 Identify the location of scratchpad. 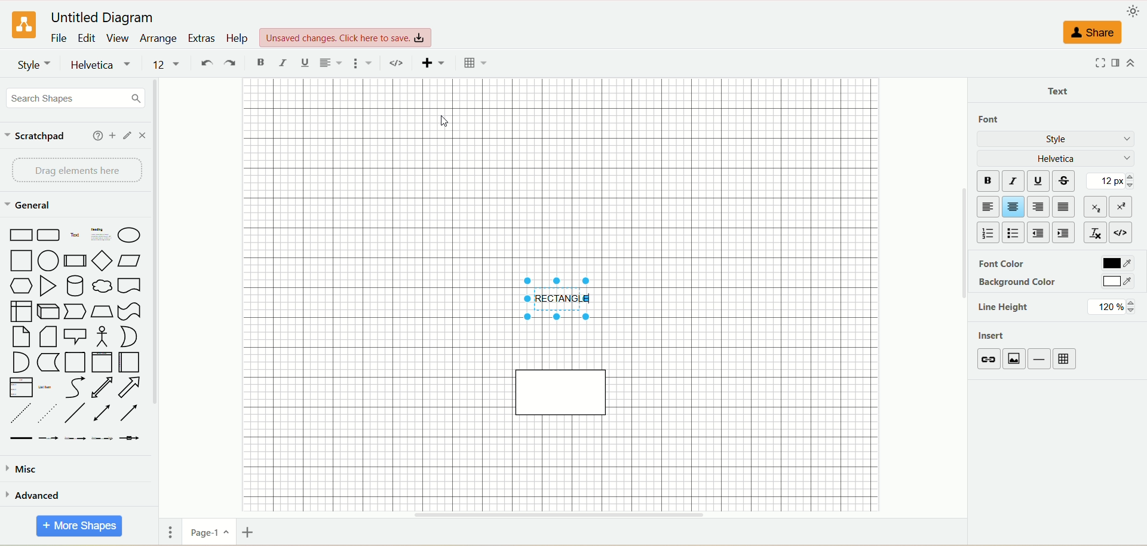
(41, 134).